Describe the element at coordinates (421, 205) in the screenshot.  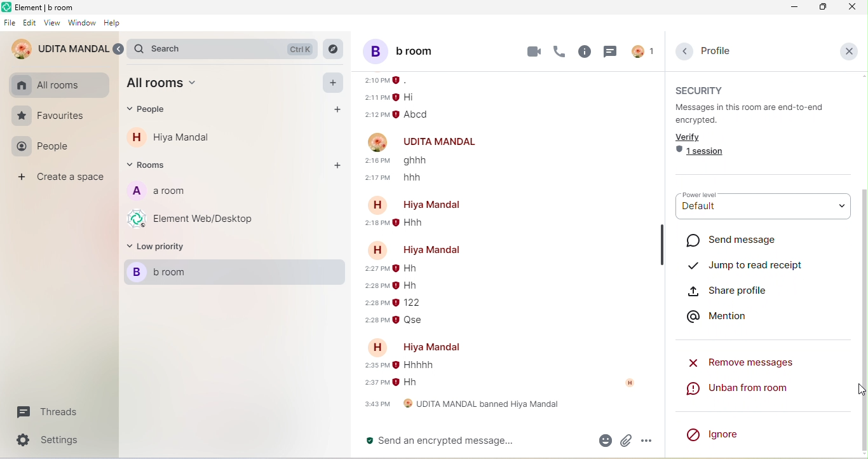
I see `account name-hiya mandal` at that location.